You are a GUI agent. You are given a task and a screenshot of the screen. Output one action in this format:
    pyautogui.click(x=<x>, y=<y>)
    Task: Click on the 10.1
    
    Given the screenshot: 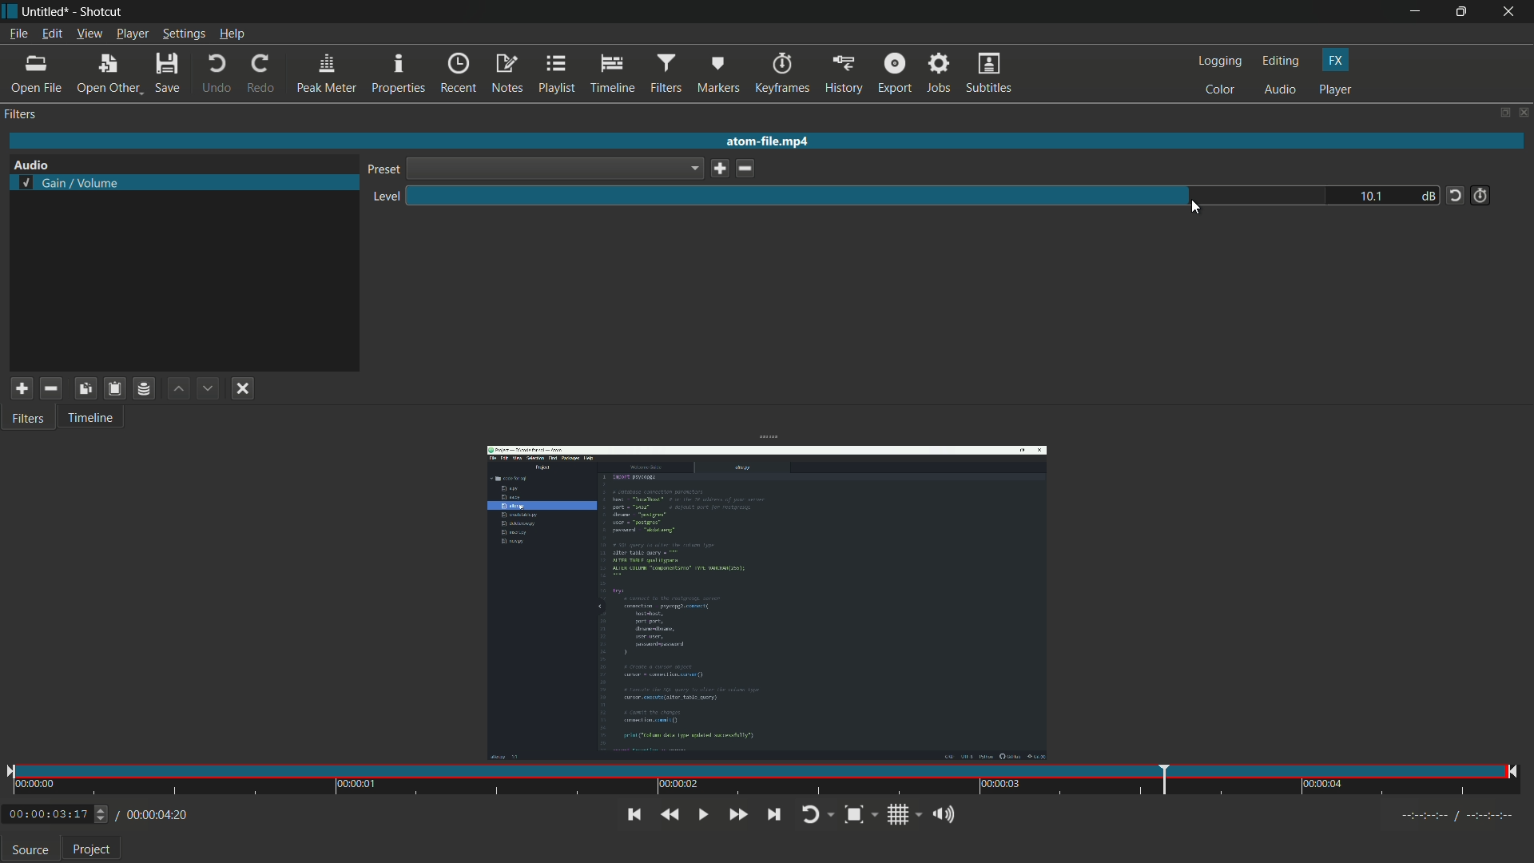 What is the action you would take?
    pyautogui.click(x=1370, y=195)
    